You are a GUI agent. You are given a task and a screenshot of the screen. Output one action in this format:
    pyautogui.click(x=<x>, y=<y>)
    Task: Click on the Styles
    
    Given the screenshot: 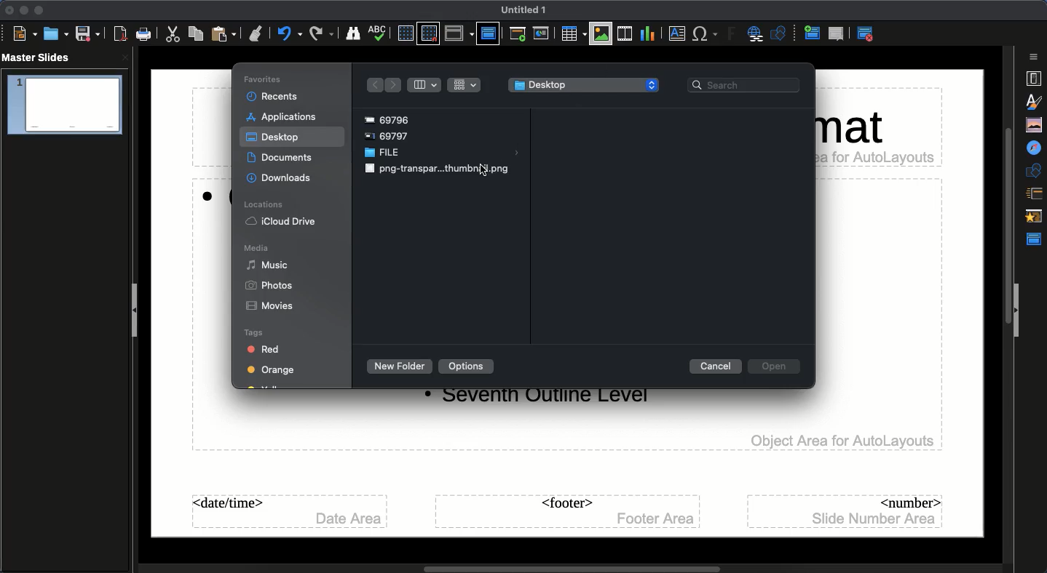 What is the action you would take?
    pyautogui.click(x=1037, y=101)
    